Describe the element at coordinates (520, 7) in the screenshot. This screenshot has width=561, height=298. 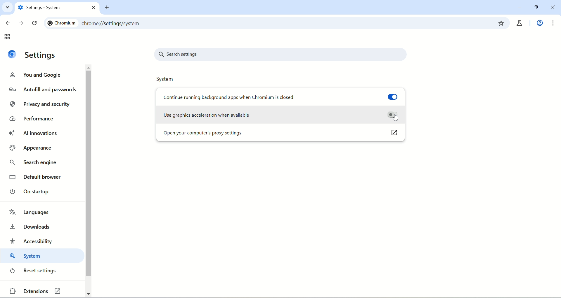
I see `minimize` at that location.